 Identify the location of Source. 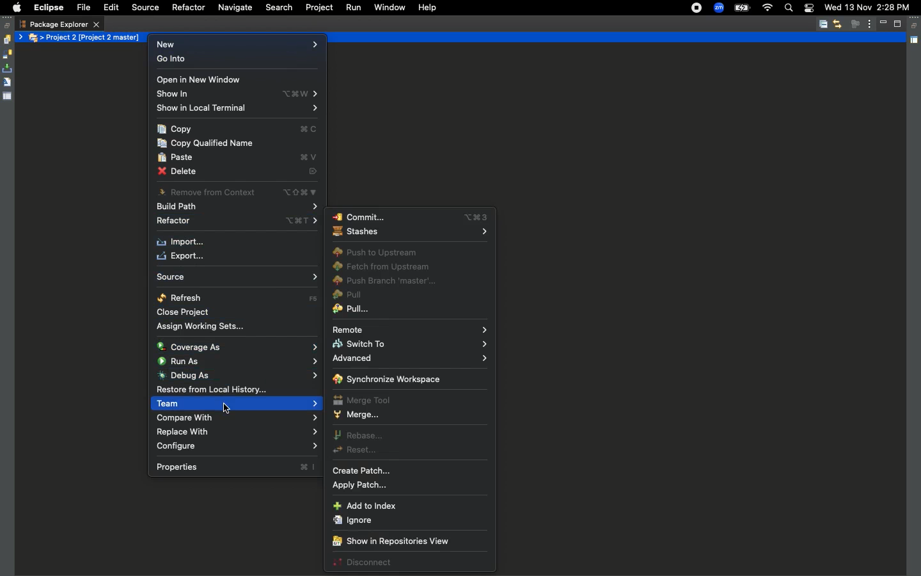
(237, 276).